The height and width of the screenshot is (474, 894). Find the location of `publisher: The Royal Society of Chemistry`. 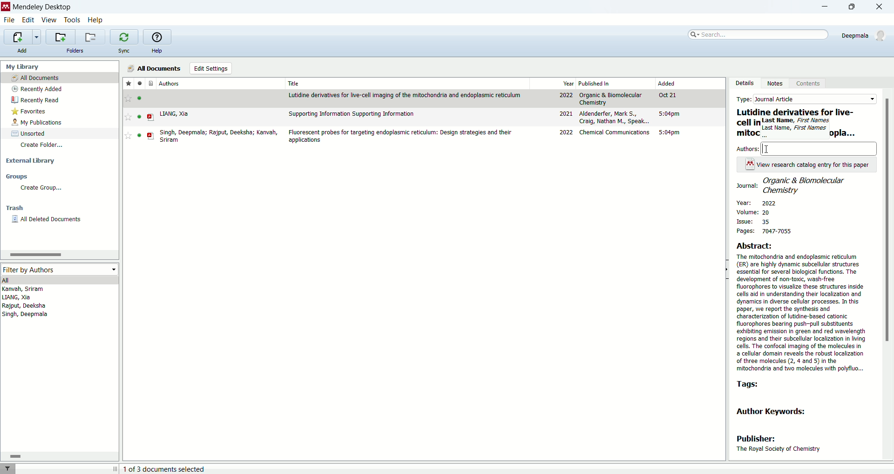

publisher: The Royal Society of Chemistry is located at coordinates (779, 445).